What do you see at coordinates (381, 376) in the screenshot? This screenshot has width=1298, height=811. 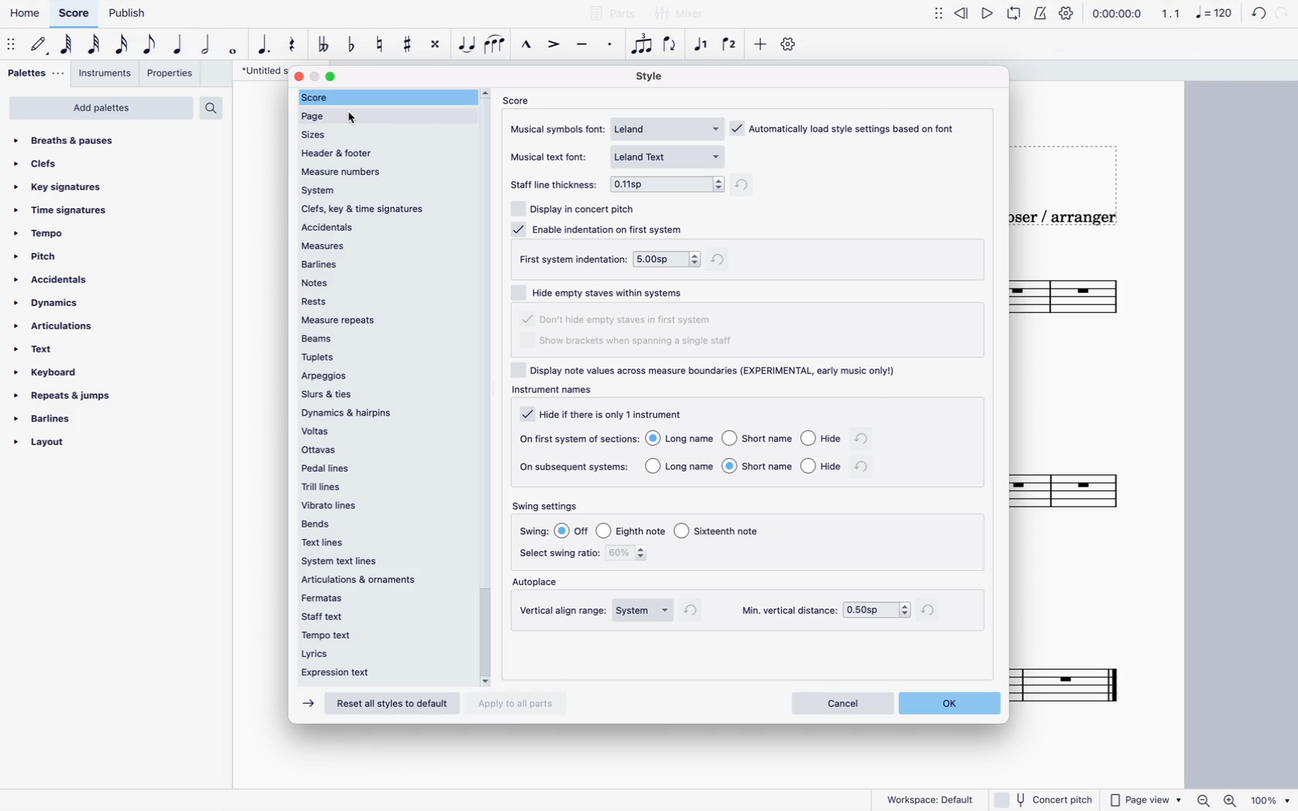 I see `arpeggios` at bounding box center [381, 376].